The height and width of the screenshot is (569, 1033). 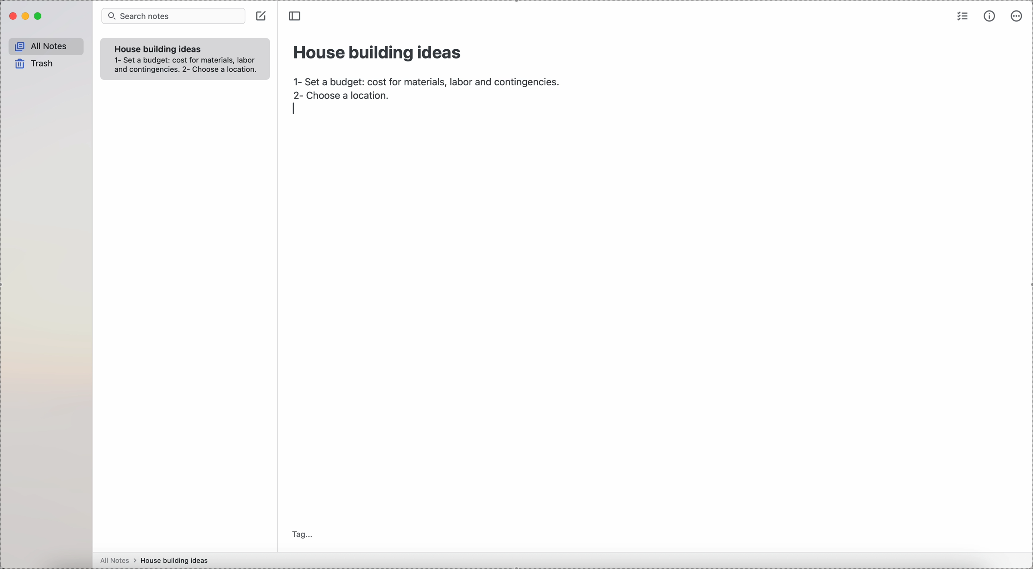 What do you see at coordinates (33, 64) in the screenshot?
I see `trash` at bounding box center [33, 64].